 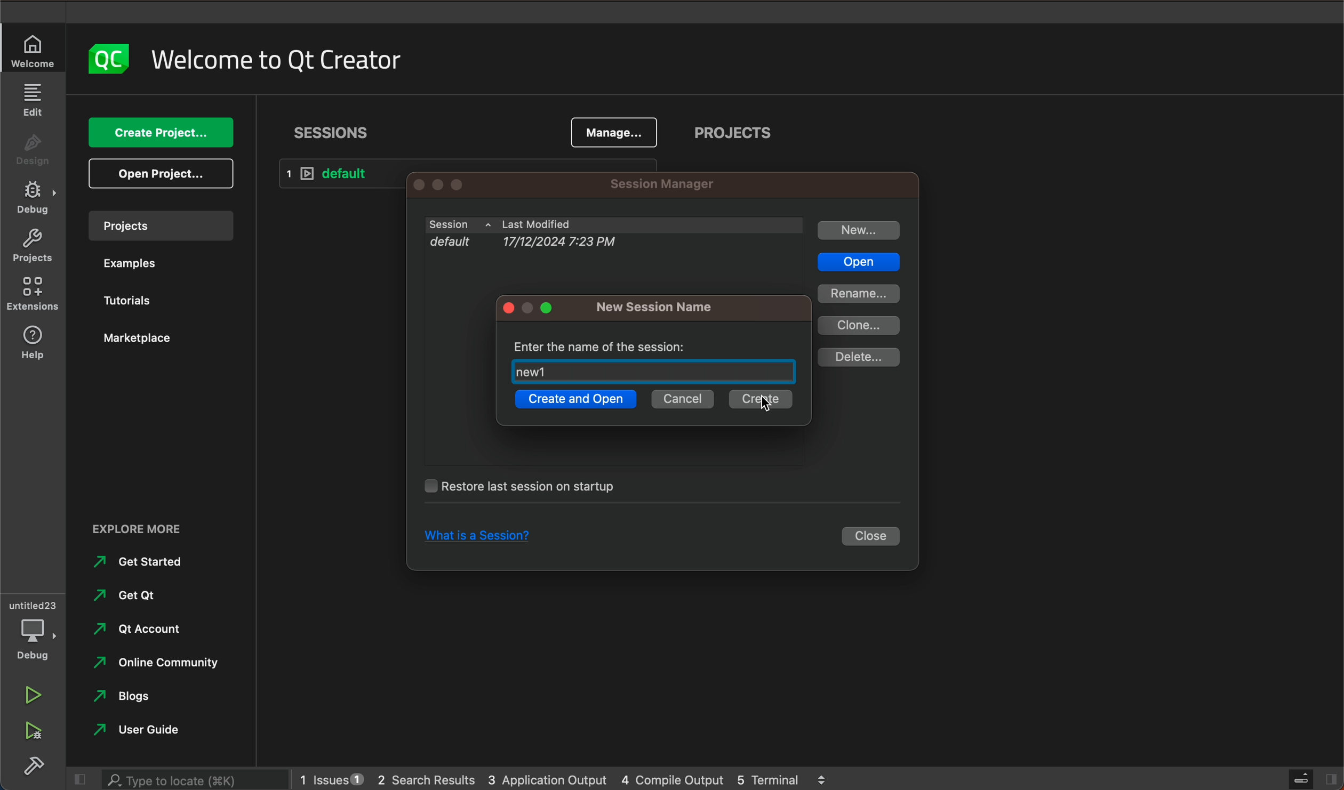 I want to click on explore more, so click(x=158, y=521).